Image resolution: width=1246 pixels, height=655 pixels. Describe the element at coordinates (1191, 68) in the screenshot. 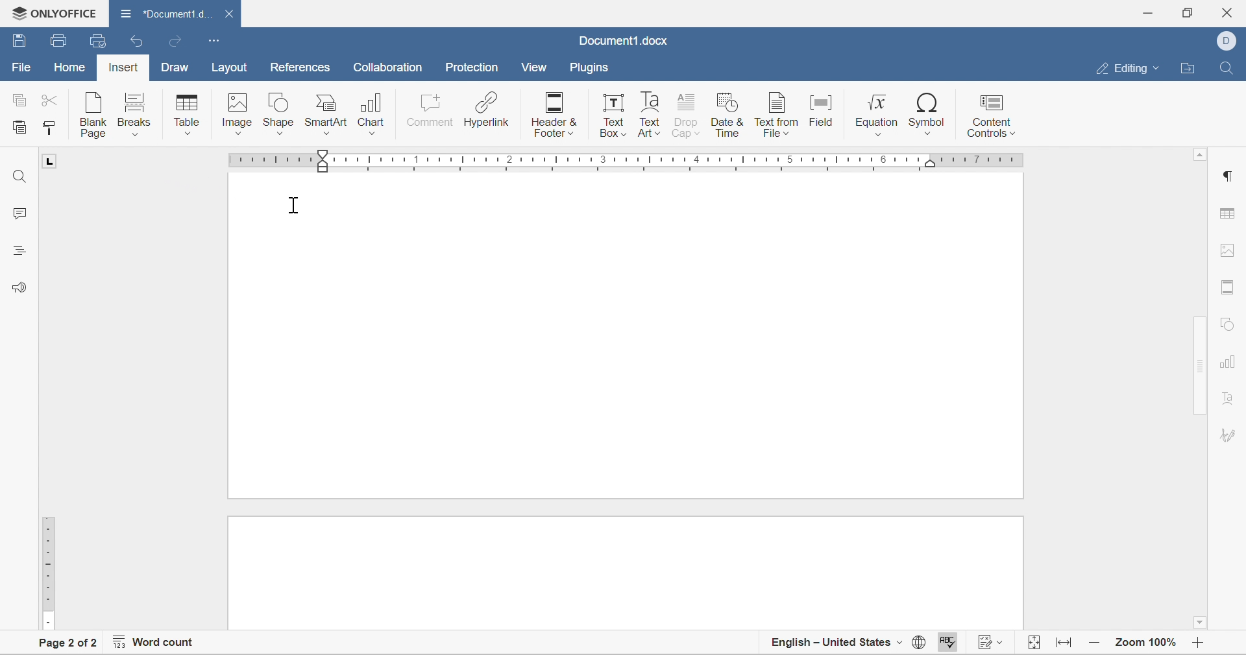

I see `Open file location` at that location.